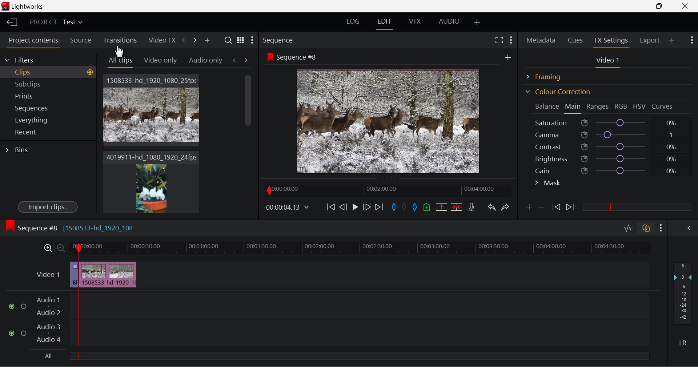 This screenshot has height=367, width=698. What do you see at coordinates (288, 208) in the screenshot?
I see `Frame Time` at bounding box center [288, 208].